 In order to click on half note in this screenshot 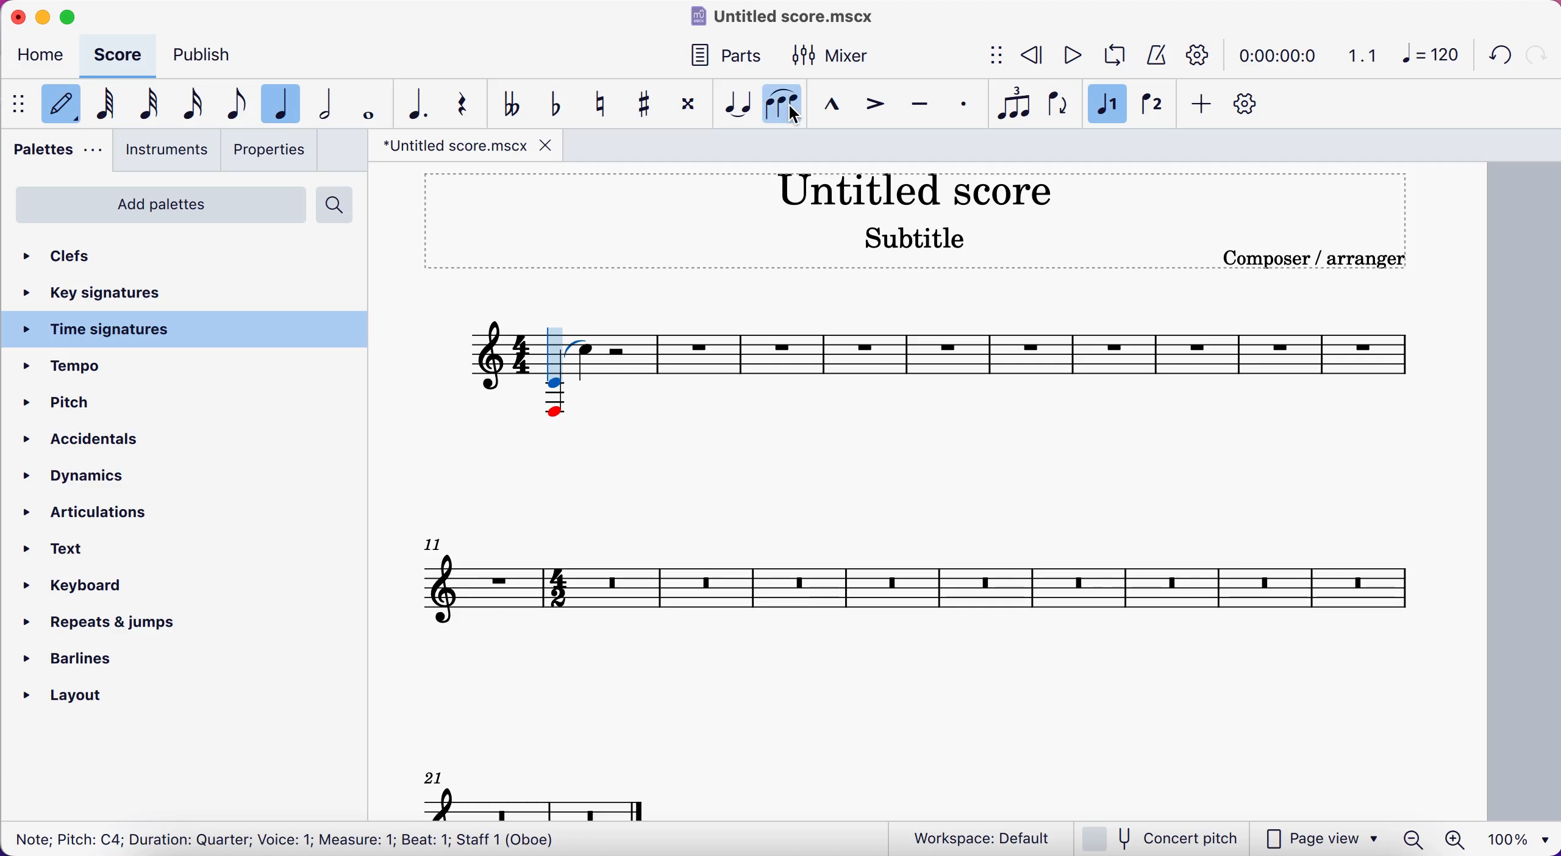, I will do `click(329, 101)`.